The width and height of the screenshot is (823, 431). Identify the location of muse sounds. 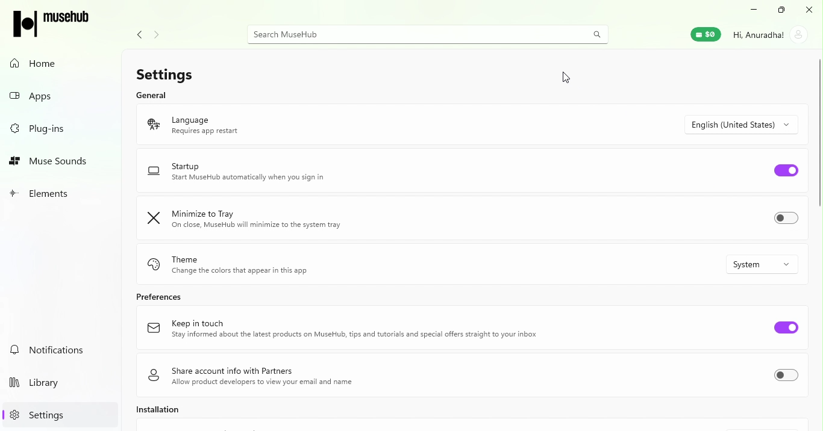
(52, 163).